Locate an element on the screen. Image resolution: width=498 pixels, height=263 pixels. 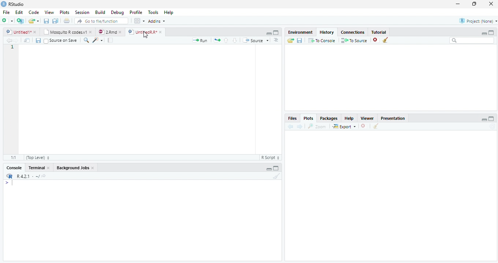
Save is located at coordinates (46, 21).